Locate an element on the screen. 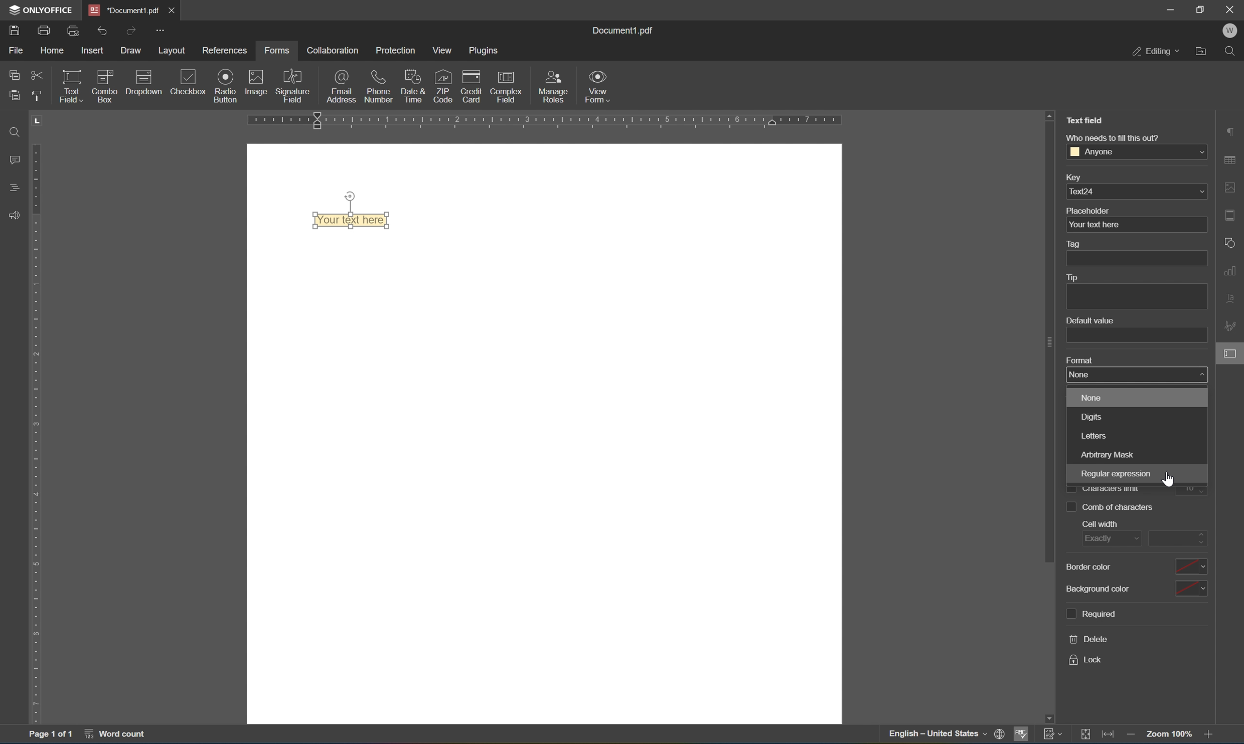 The width and height of the screenshot is (1244, 744). key is located at coordinates (1072, 178).